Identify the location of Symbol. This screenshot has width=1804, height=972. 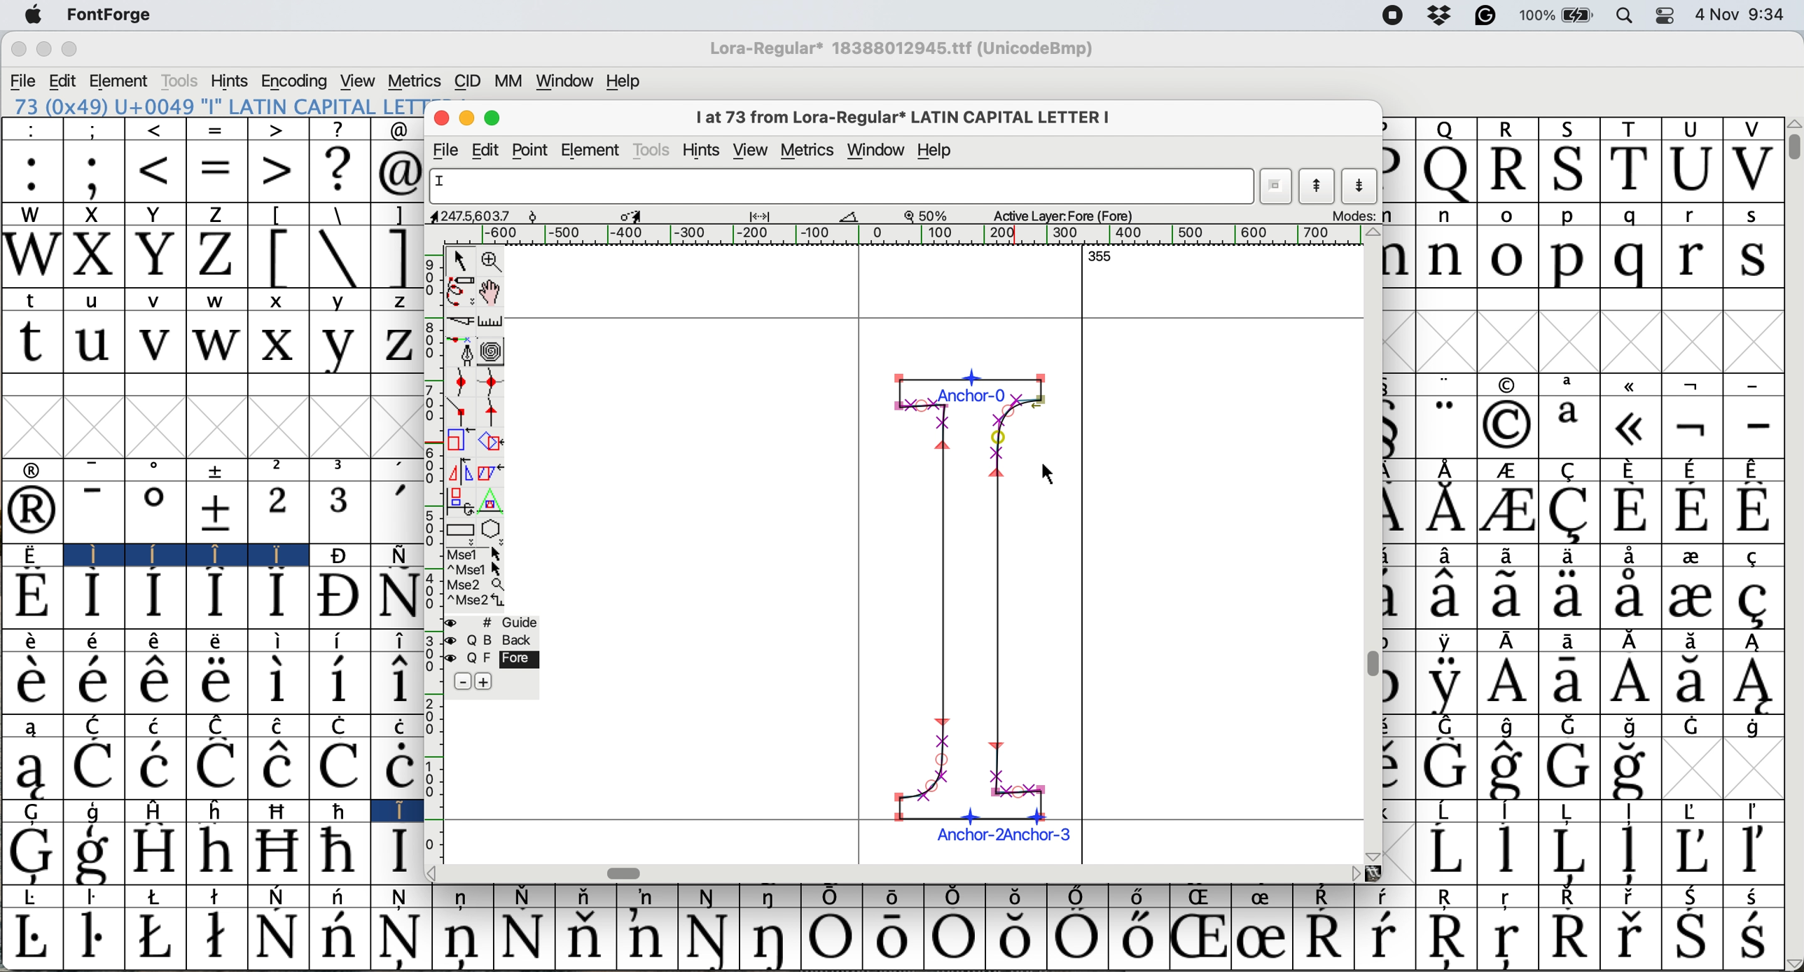
(1626, 770).